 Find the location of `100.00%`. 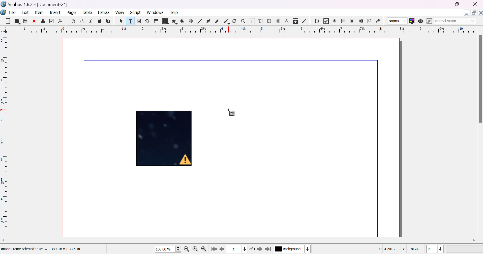

100.00% is located at coordinates (168, 249).